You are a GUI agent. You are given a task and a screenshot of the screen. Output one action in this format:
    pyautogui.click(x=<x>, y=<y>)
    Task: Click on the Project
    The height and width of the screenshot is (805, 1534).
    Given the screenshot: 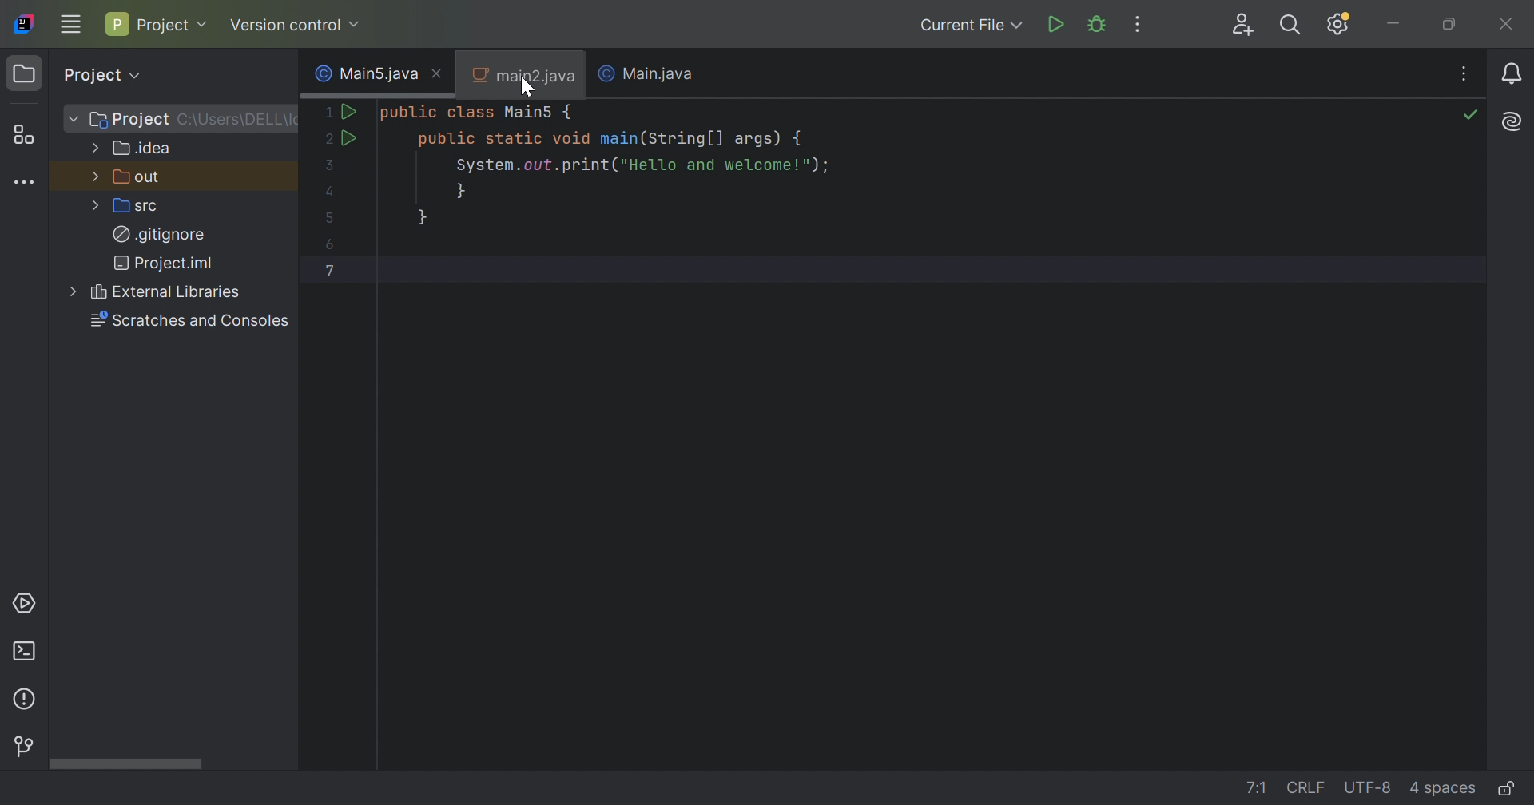 What is the action you would take?
    pyautogui.click(x=158, y=22)
    